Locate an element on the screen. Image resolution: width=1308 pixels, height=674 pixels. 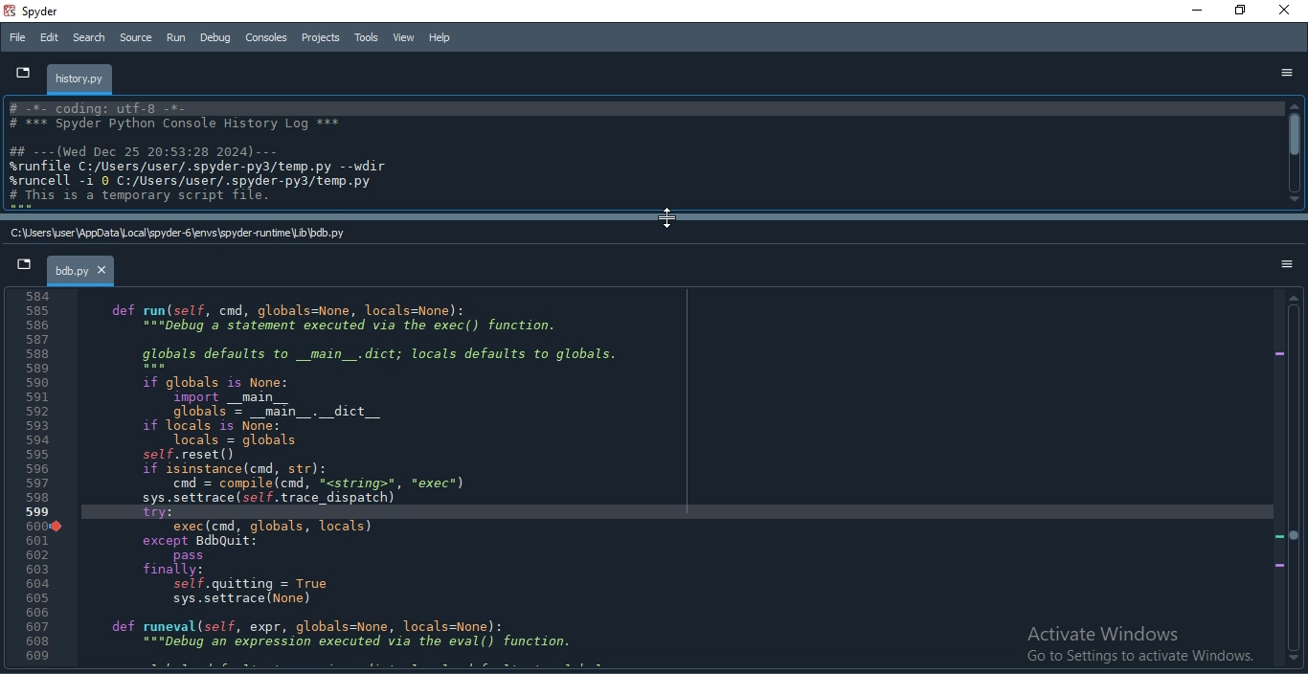
serial number is located at coordinates (34, 478).